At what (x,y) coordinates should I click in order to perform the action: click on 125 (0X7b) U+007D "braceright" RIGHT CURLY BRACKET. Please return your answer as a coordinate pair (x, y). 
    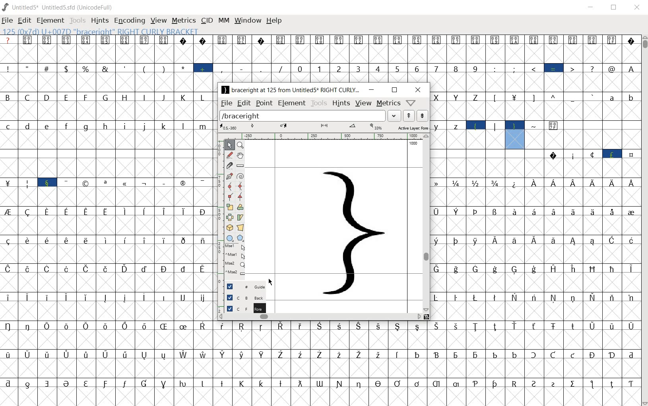
    Looking at the image, I should click on (514, 135).